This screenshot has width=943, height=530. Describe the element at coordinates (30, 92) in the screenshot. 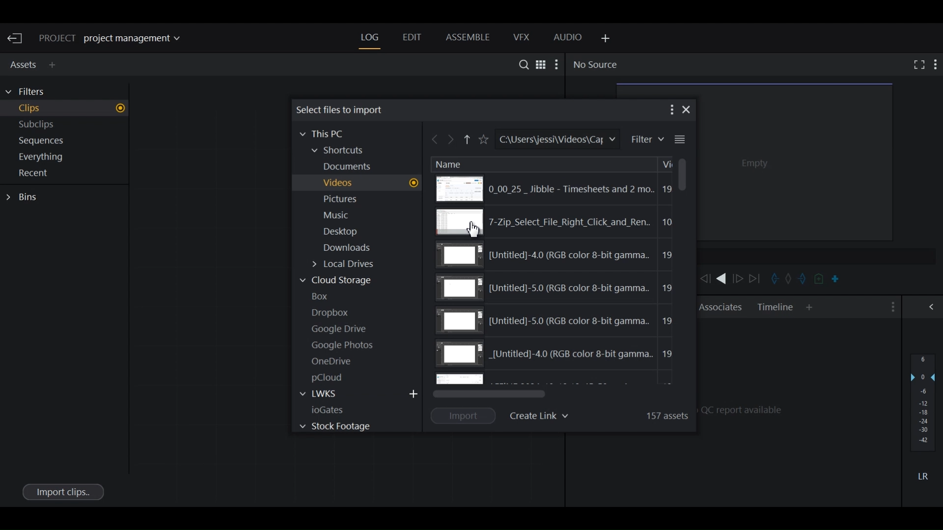

I see `Filters` at that location.